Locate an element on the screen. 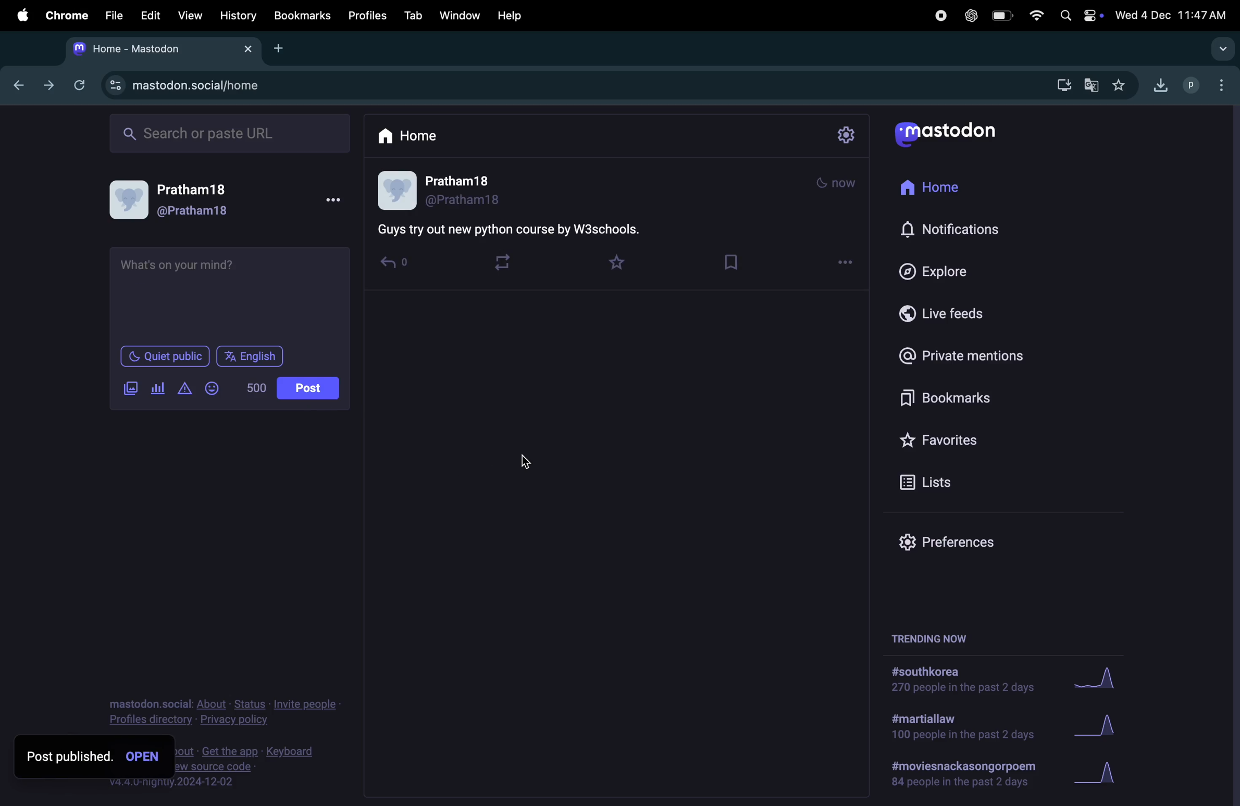  #martiallaw is located at coordinates (961, 729).